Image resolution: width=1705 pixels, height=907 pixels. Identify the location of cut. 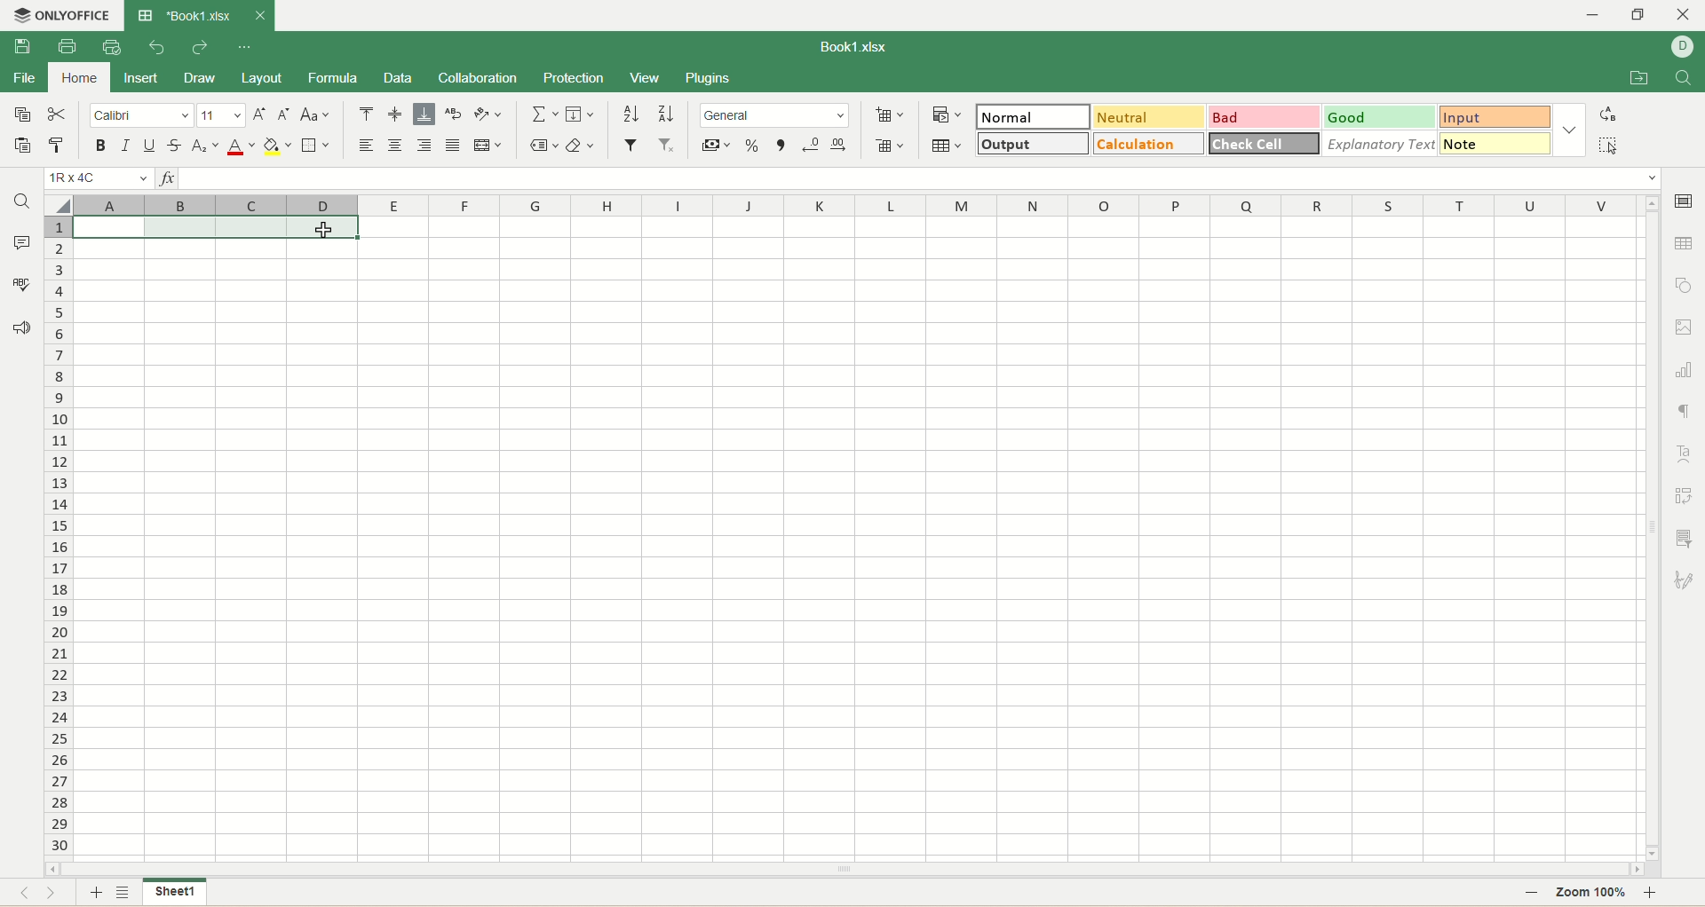
(60, 114).